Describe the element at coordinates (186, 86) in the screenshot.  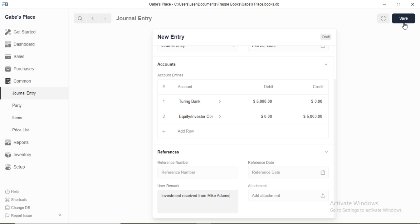
I see `Account` at that location.